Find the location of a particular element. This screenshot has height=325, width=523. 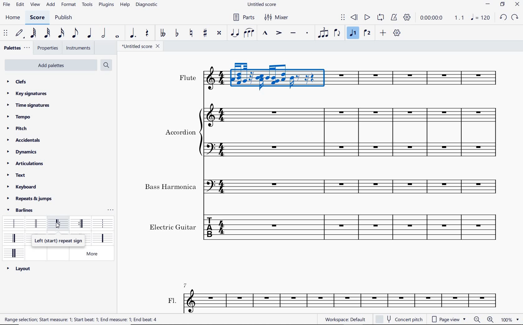

text is located at coordinates (171, 187).